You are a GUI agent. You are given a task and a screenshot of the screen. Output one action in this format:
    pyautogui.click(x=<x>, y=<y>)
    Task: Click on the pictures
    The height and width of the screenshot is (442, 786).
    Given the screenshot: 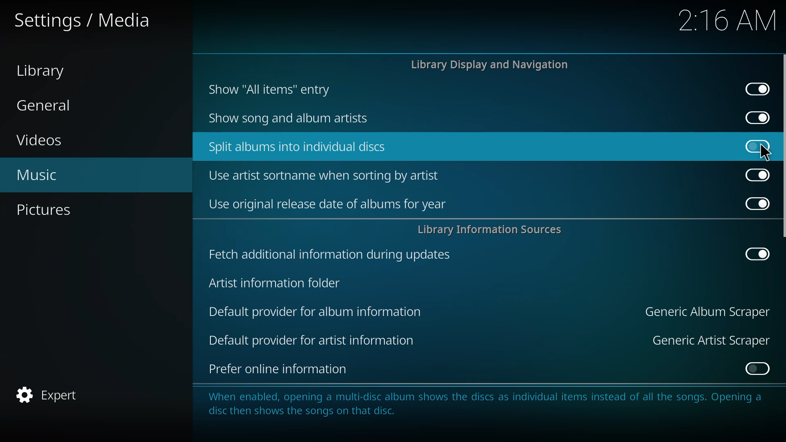 What is the action you would take?
    pyautogui.click(x=47, y=210)
    